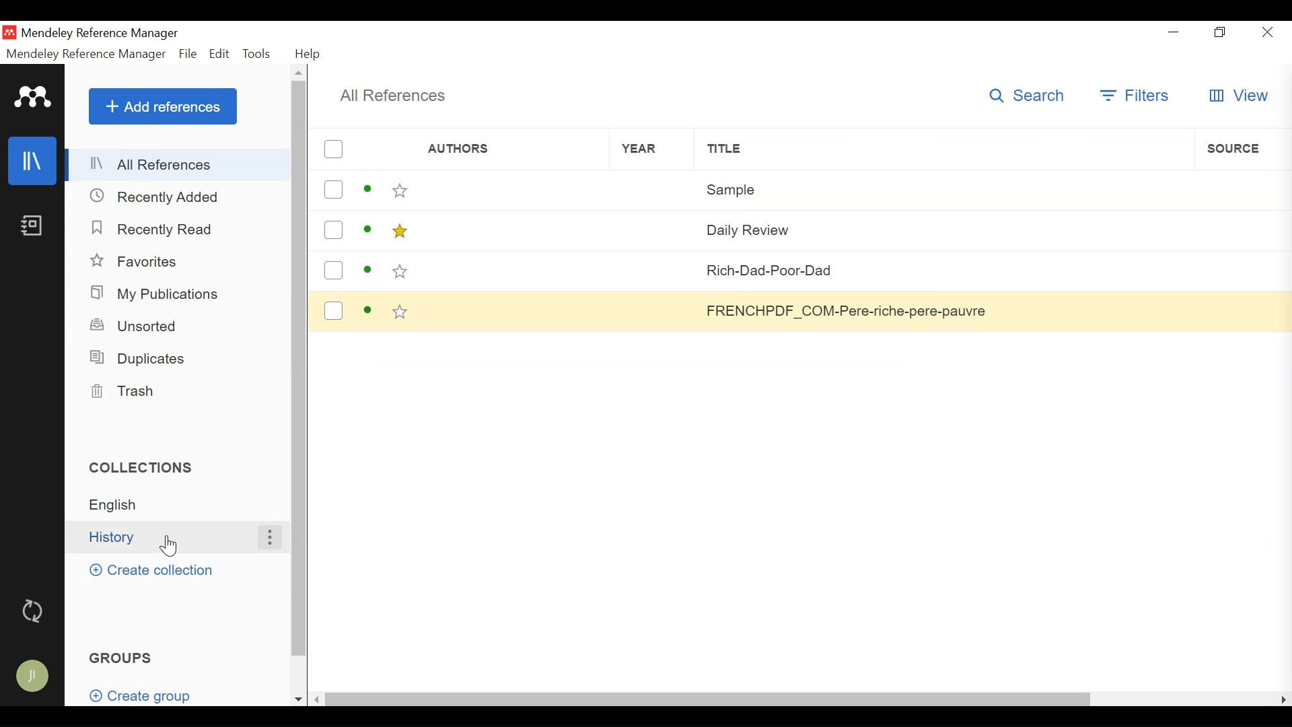 Image resolution: width=1292 pixels, height=727 pixels. I want to click on FRENCHPDF_COM-Pere-riche-pere-pauvre, so click(943, 310).